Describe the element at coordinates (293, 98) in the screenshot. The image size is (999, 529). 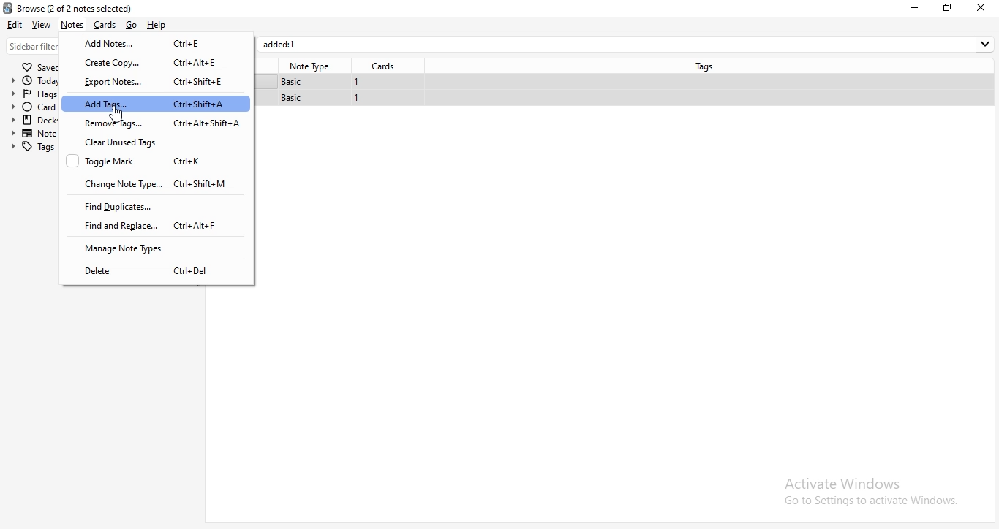
I see `basic` at that location.